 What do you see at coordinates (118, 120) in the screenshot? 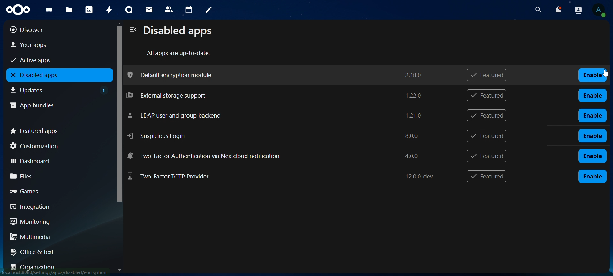
I see `scrollbar` at bounding box center [118, 120].